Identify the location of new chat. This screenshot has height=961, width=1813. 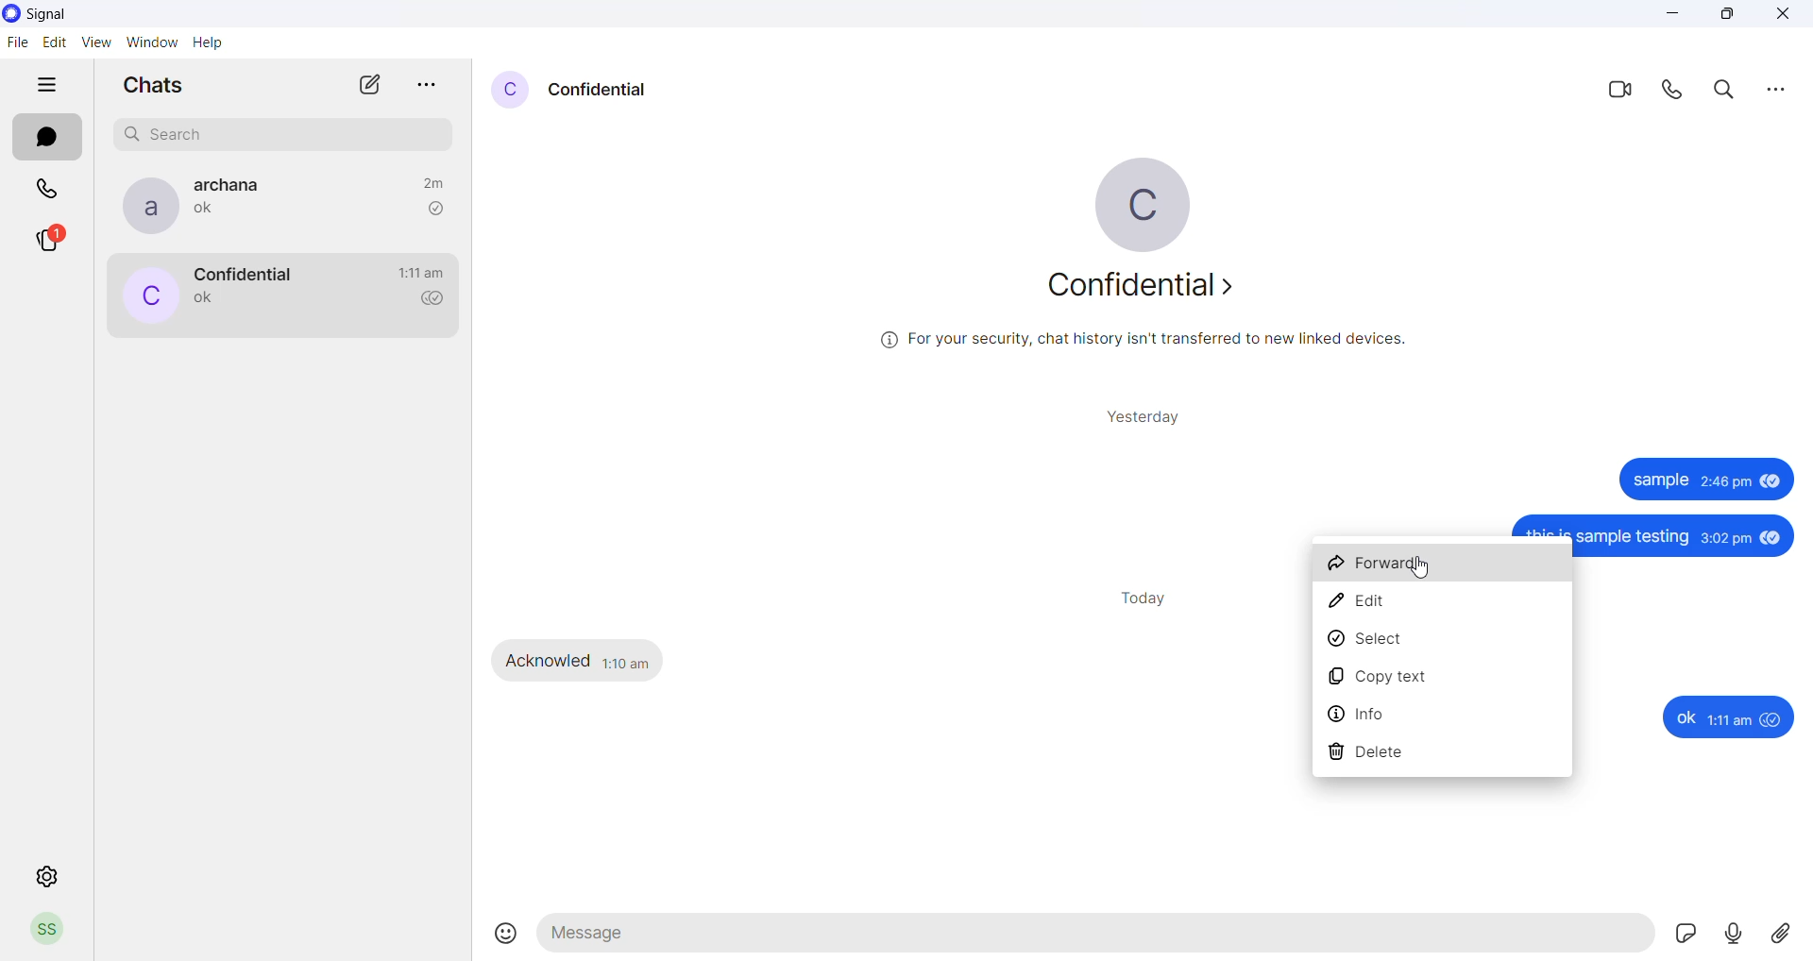
(370, 90).